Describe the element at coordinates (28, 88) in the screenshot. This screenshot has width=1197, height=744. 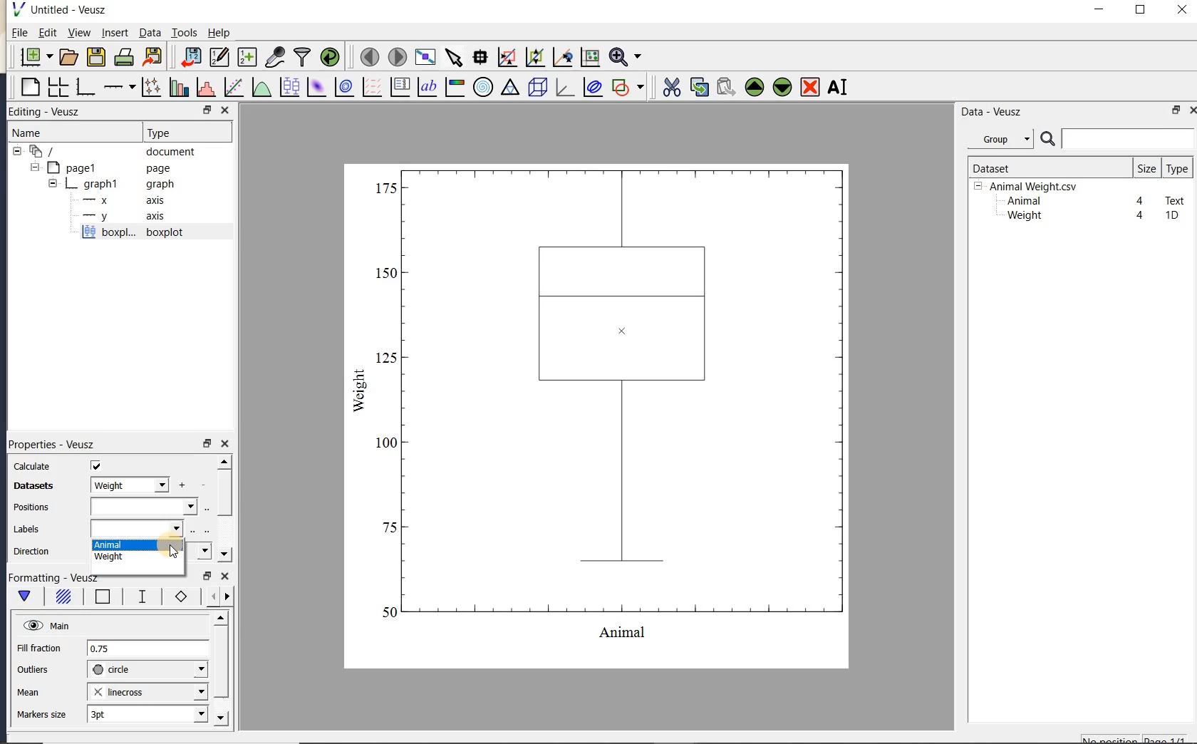
I see `blank page` at that location.